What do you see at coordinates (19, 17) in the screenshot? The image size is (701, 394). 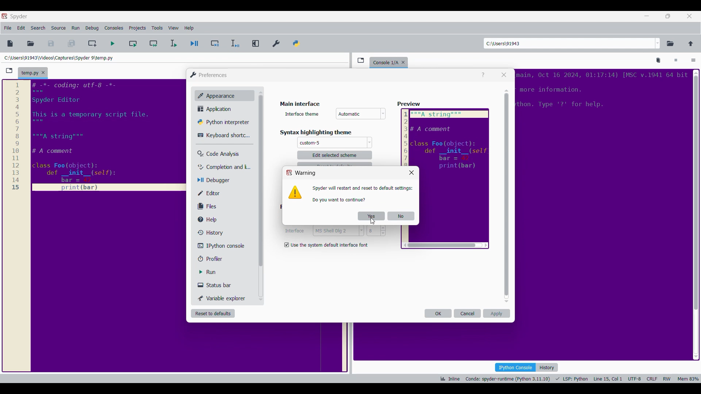 I see `Software name` at bounding box center [19, 17].